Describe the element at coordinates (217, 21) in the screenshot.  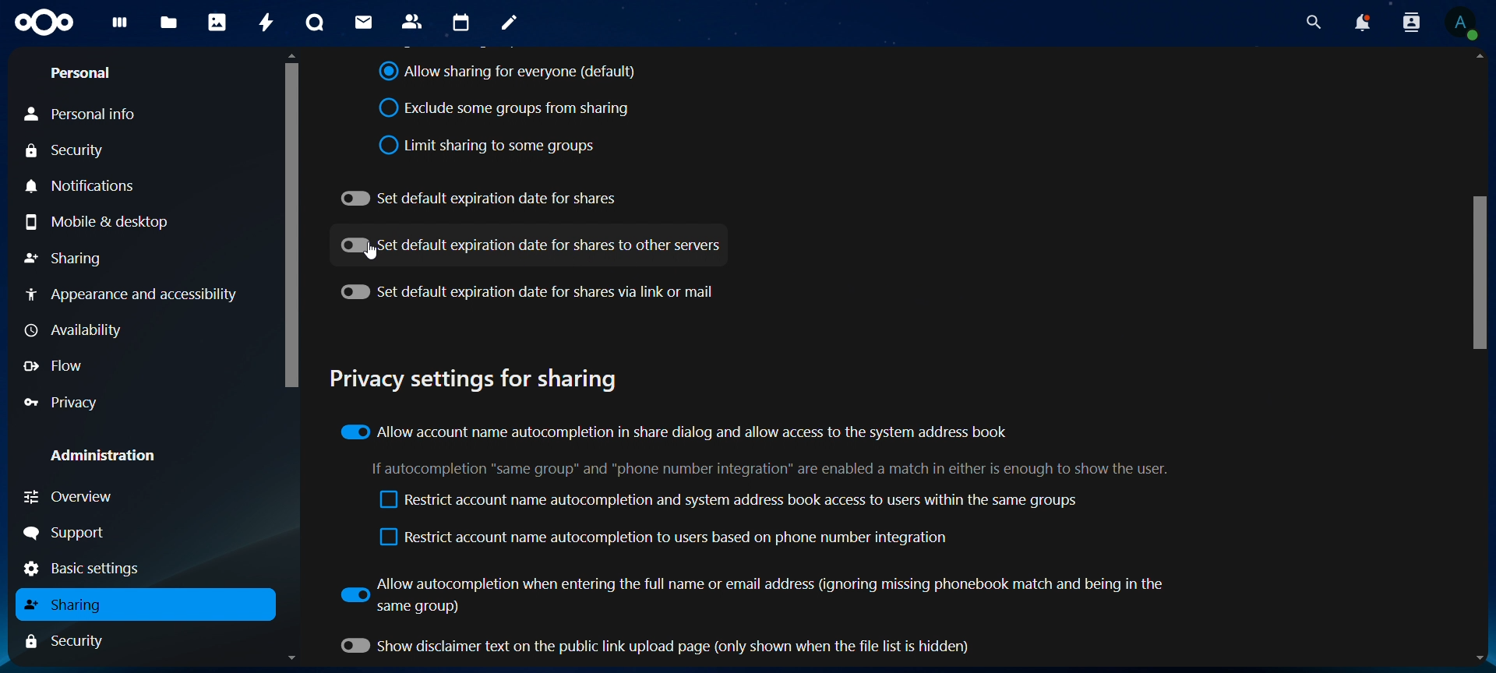
I see `photos` at that location.